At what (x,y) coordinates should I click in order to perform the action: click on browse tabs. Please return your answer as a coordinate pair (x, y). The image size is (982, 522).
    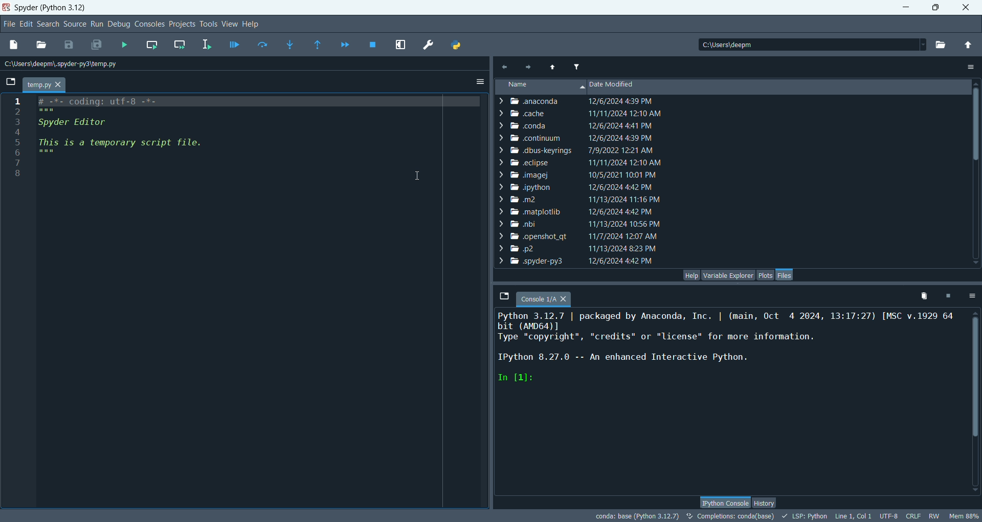
    Looking at the image, I should click on (10, 80).